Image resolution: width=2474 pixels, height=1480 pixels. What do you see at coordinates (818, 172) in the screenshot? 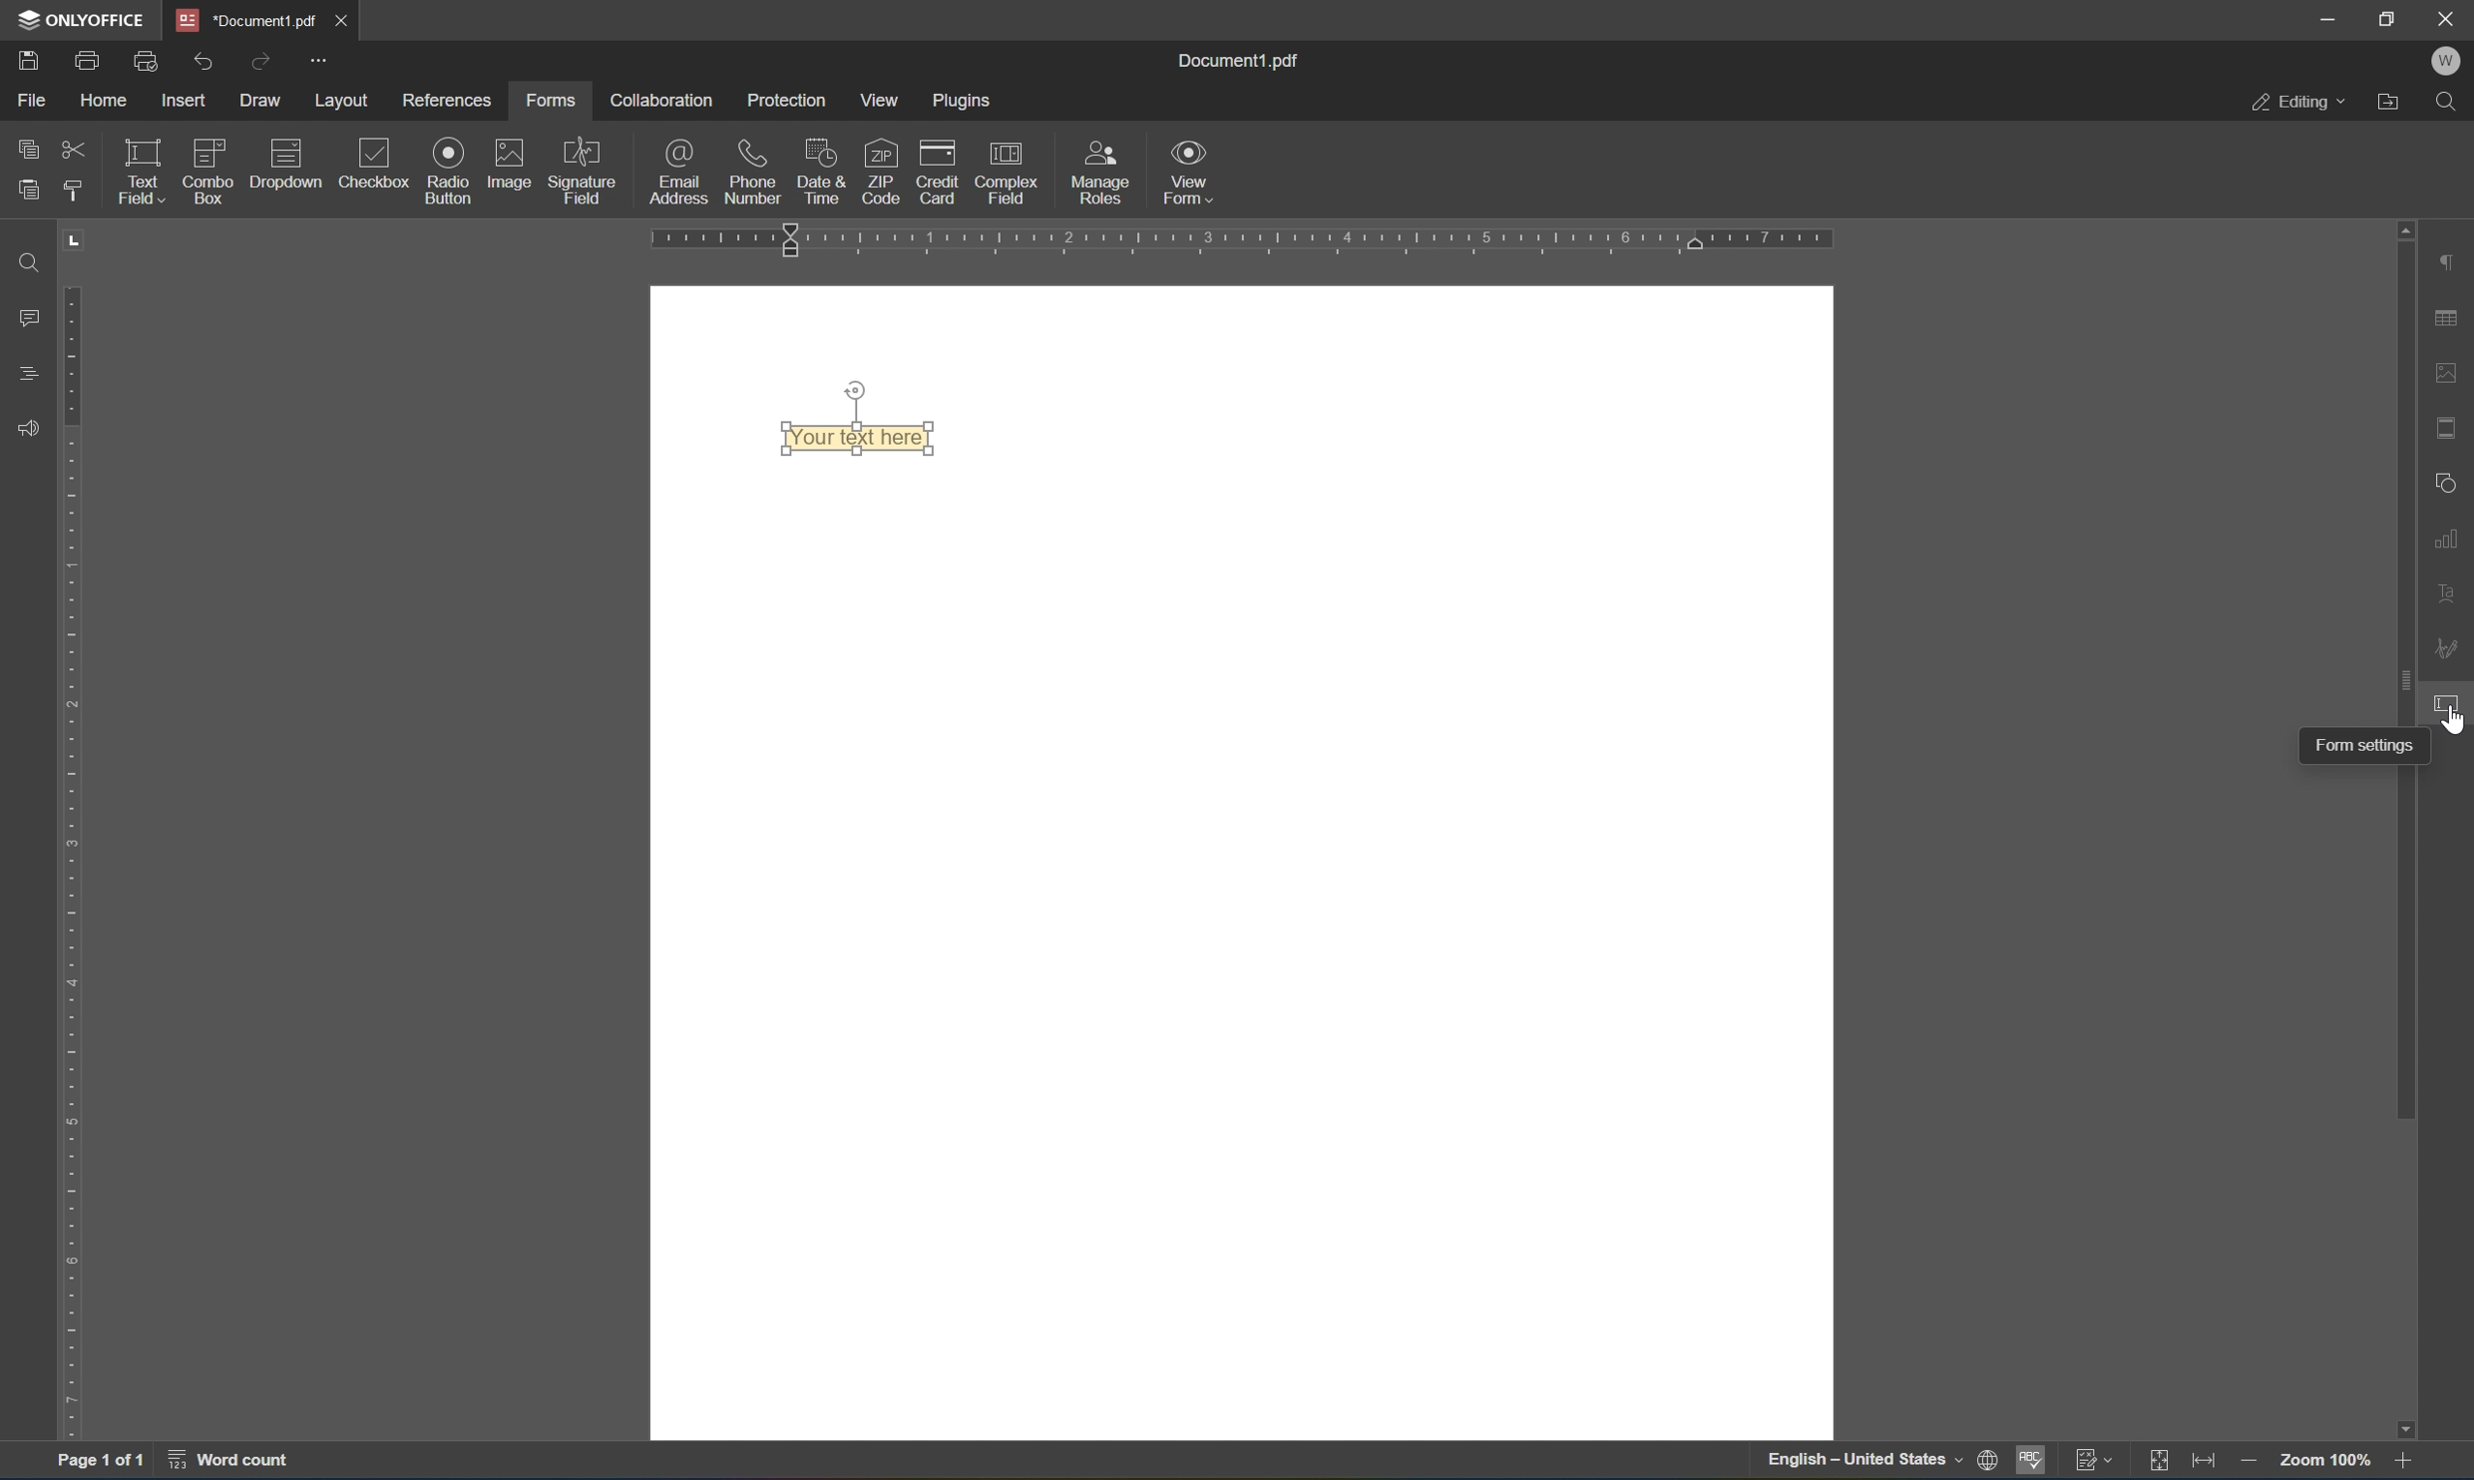
I see `date and time` at bounding box center [818, 172].